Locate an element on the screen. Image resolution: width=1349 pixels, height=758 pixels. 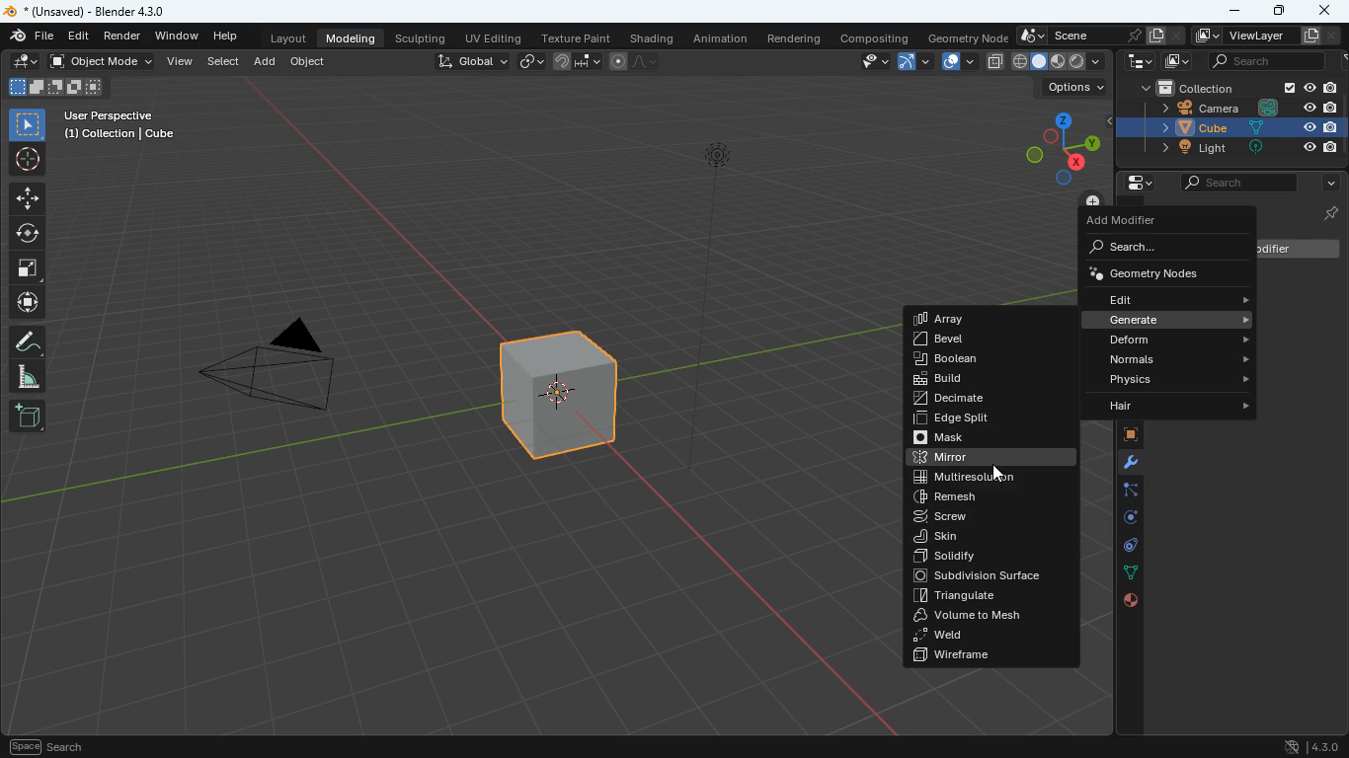
rendering is located at coordinates (794, 38).